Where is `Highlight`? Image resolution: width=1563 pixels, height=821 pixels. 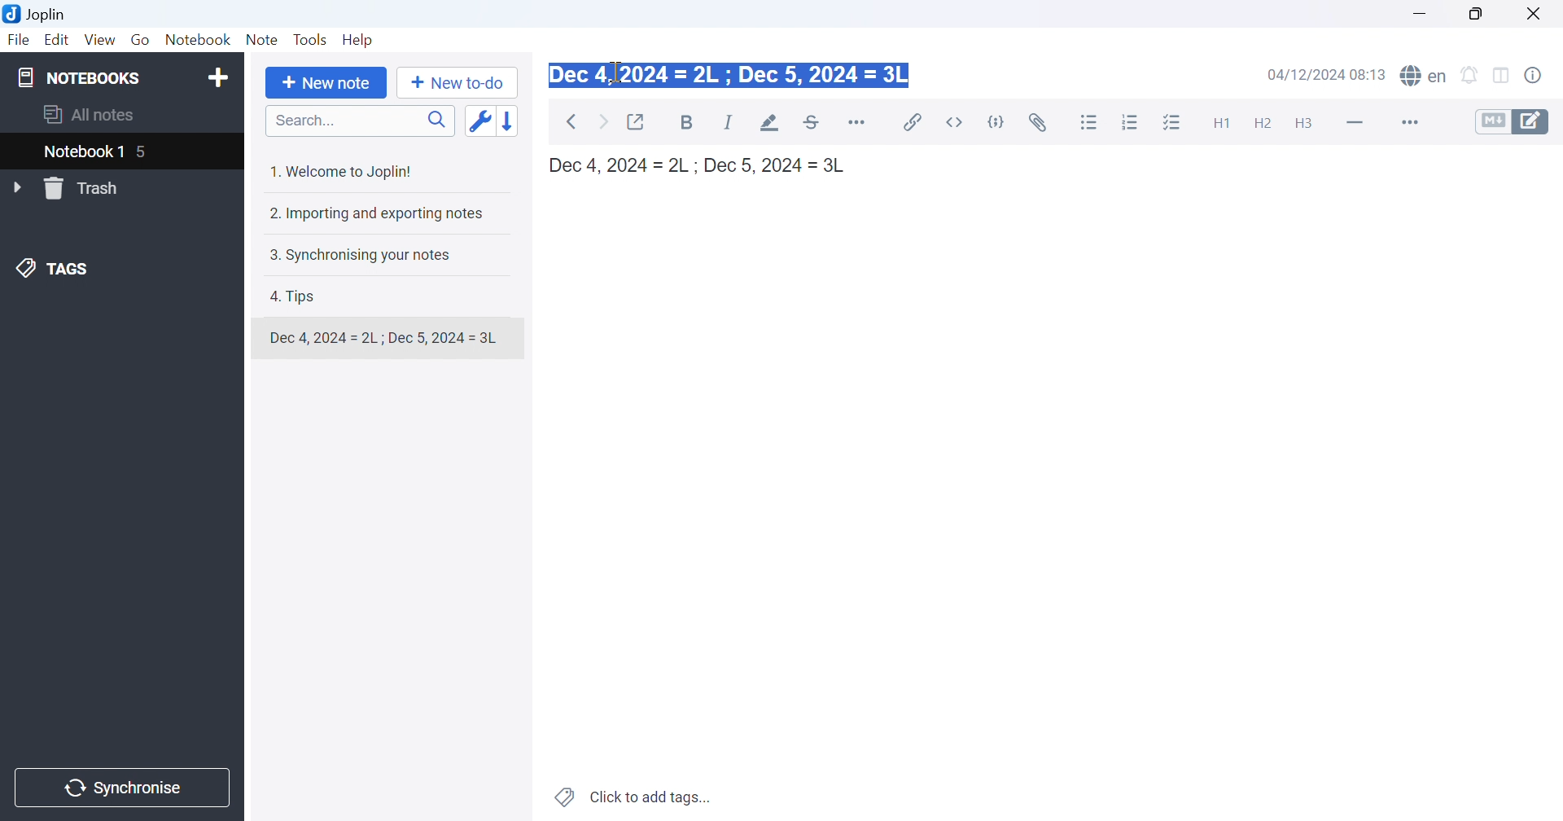
Highlight is located at coordinates (768, 122).